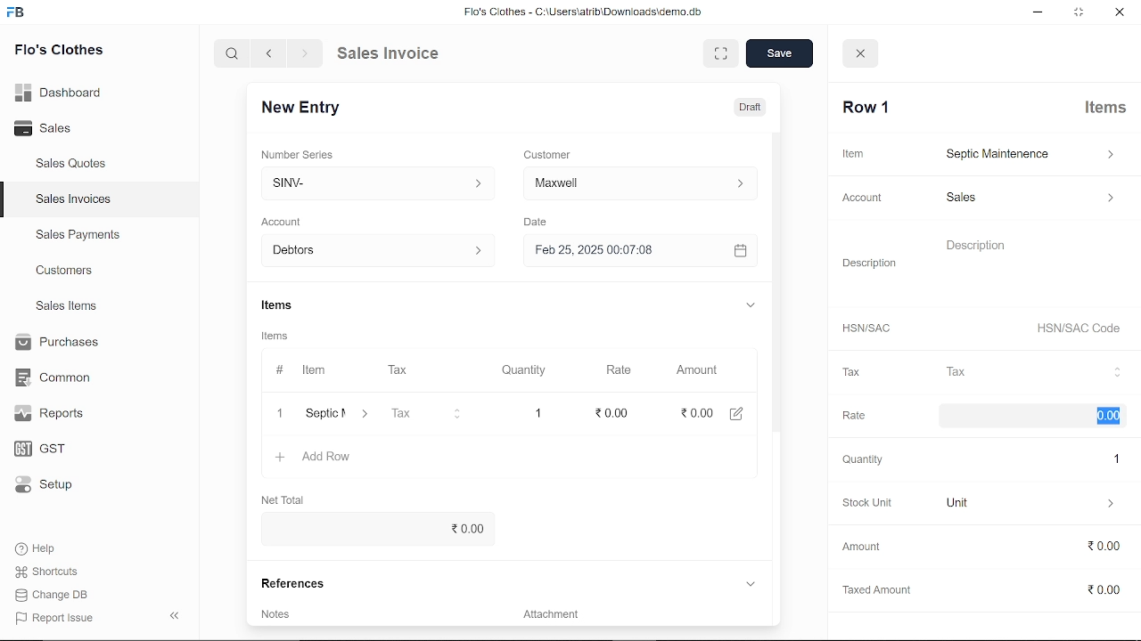 The image size is (1141, 641). I want to click on Row 1, so click(867, 108).